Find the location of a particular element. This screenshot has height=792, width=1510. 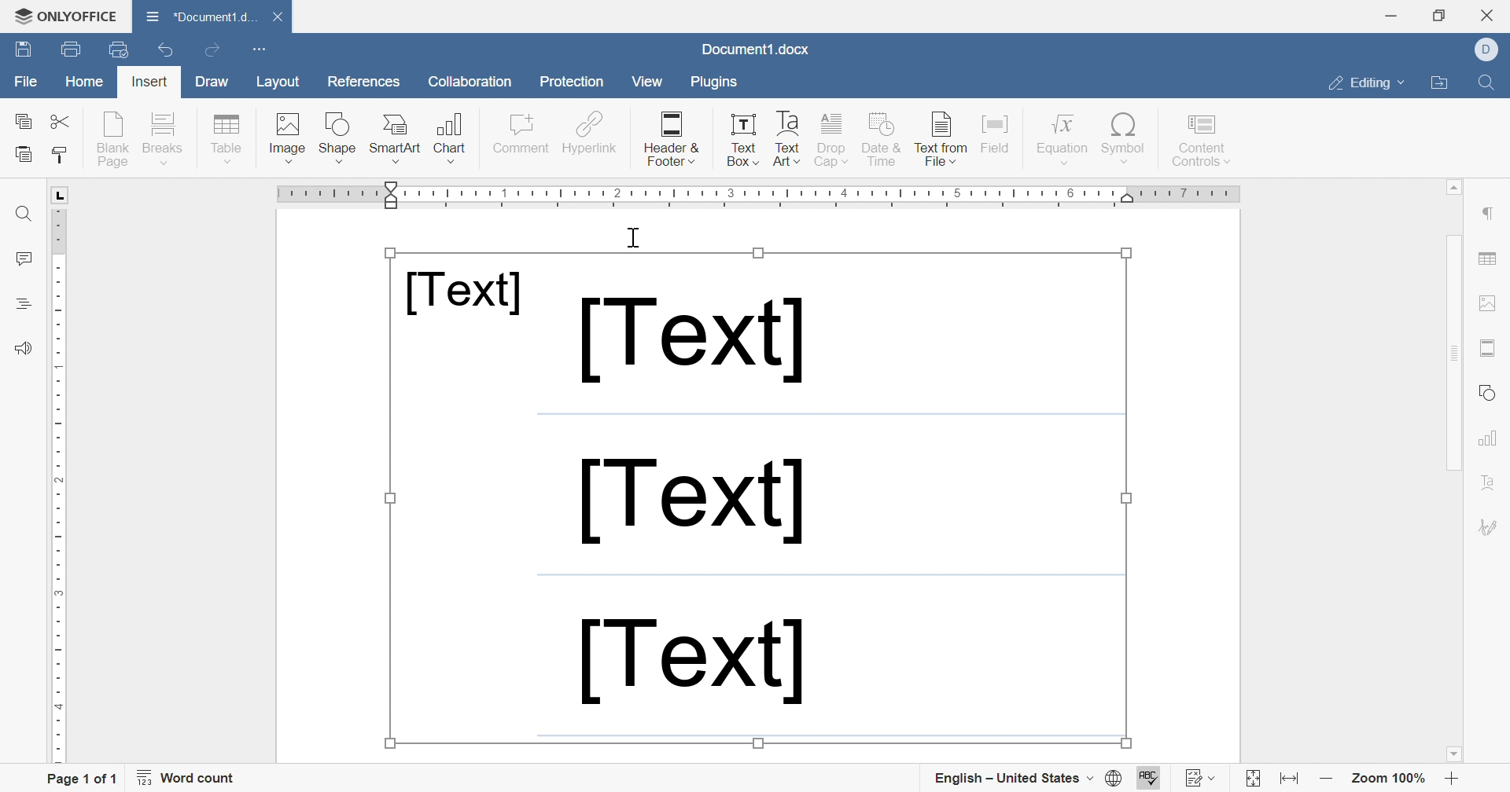

Feedback & Support is located at coordinates (18, 348).